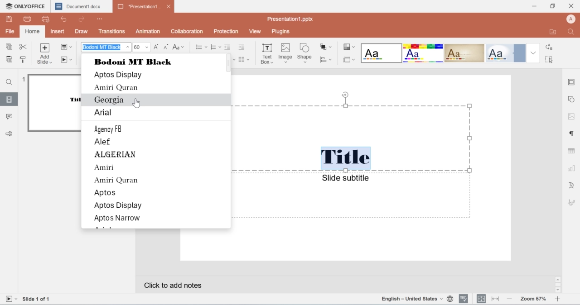 The height and width of the screenshot is (305, 580). Describe the element at coordinates (509, 300) in the screenshot. I see `decrease` at that location.